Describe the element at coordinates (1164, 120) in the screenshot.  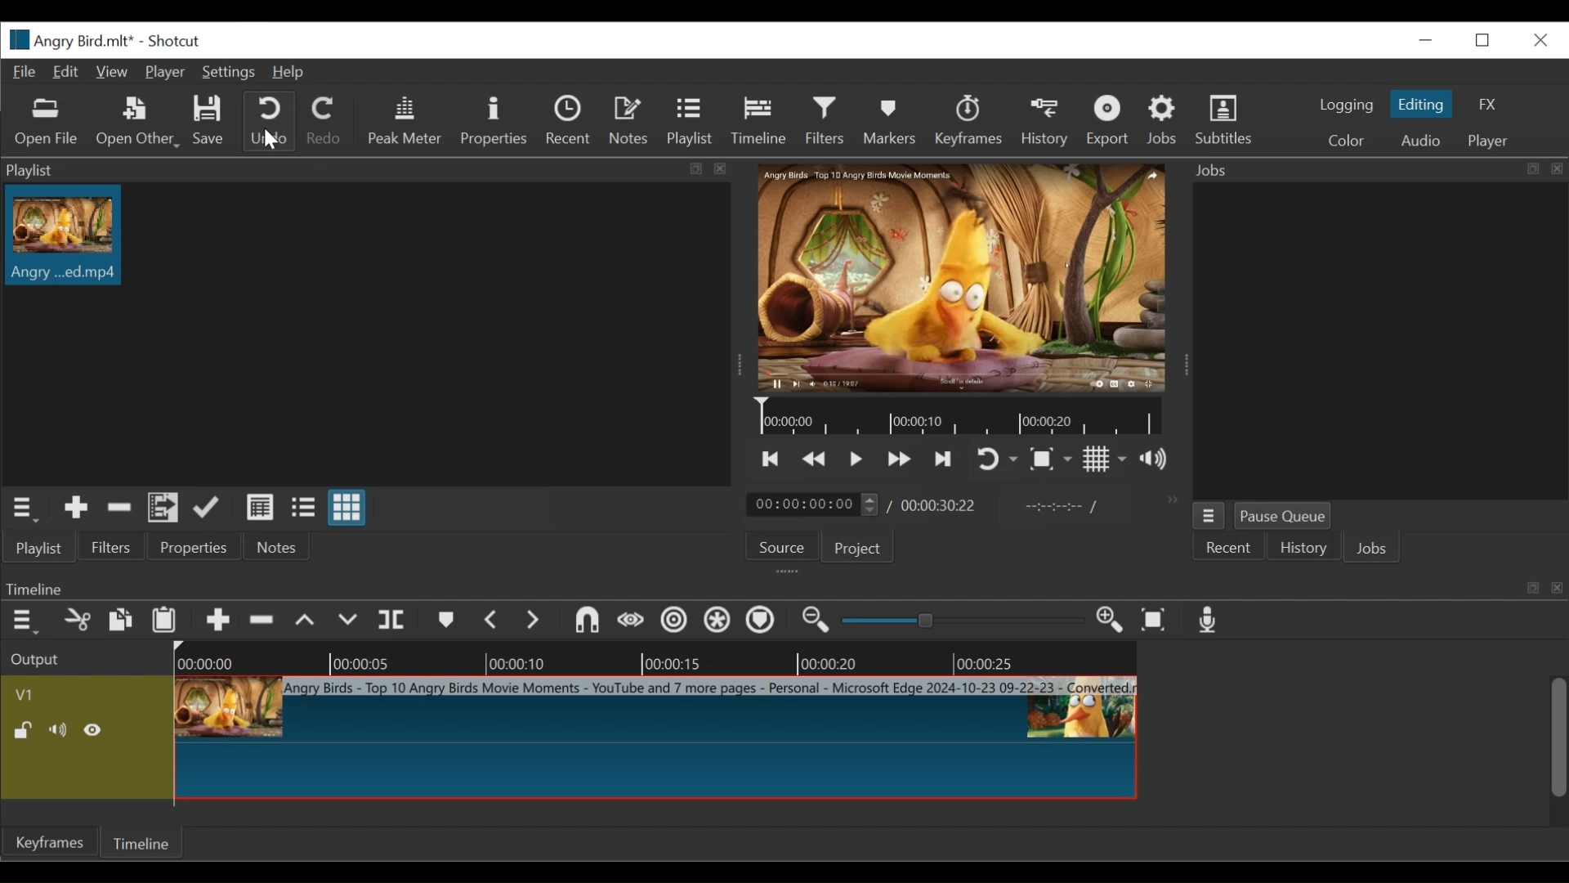
I see `Jobs` at that location.